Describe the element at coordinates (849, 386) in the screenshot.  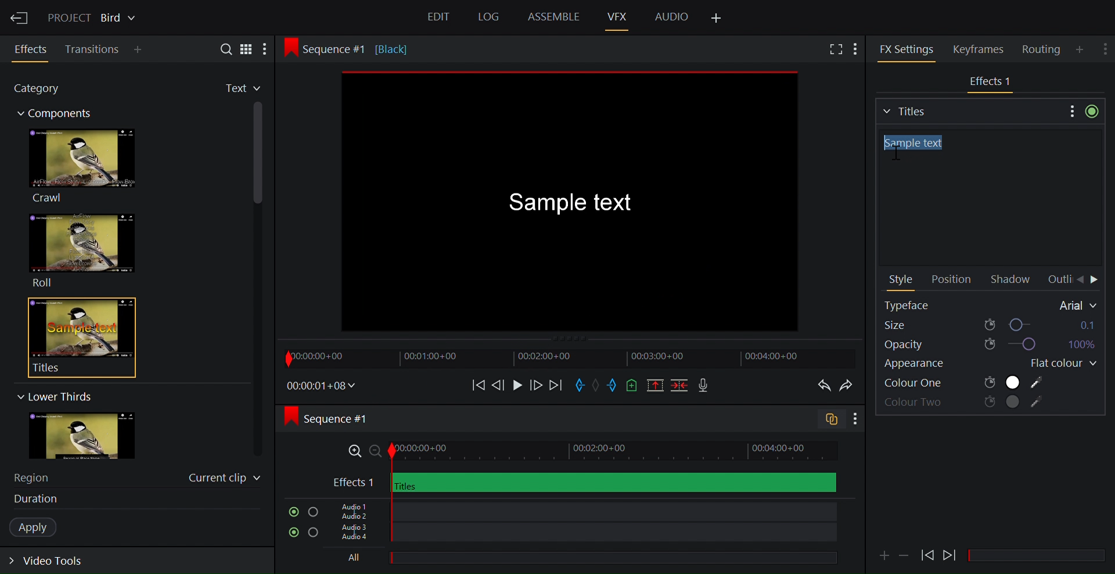
I see `Redo` at that location.